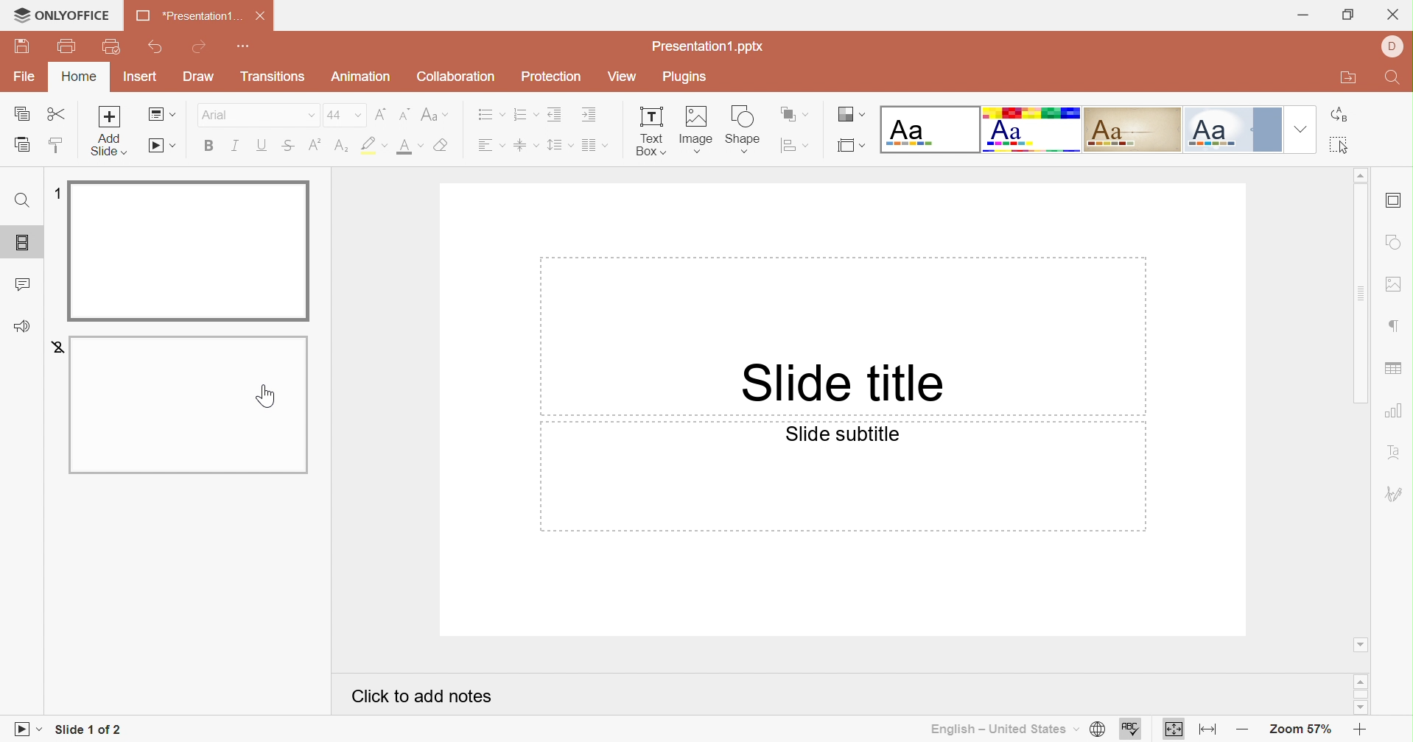 The width and height of the screenshot is (1413, 742). I want to click on Zoom out, so click(1242, 732).